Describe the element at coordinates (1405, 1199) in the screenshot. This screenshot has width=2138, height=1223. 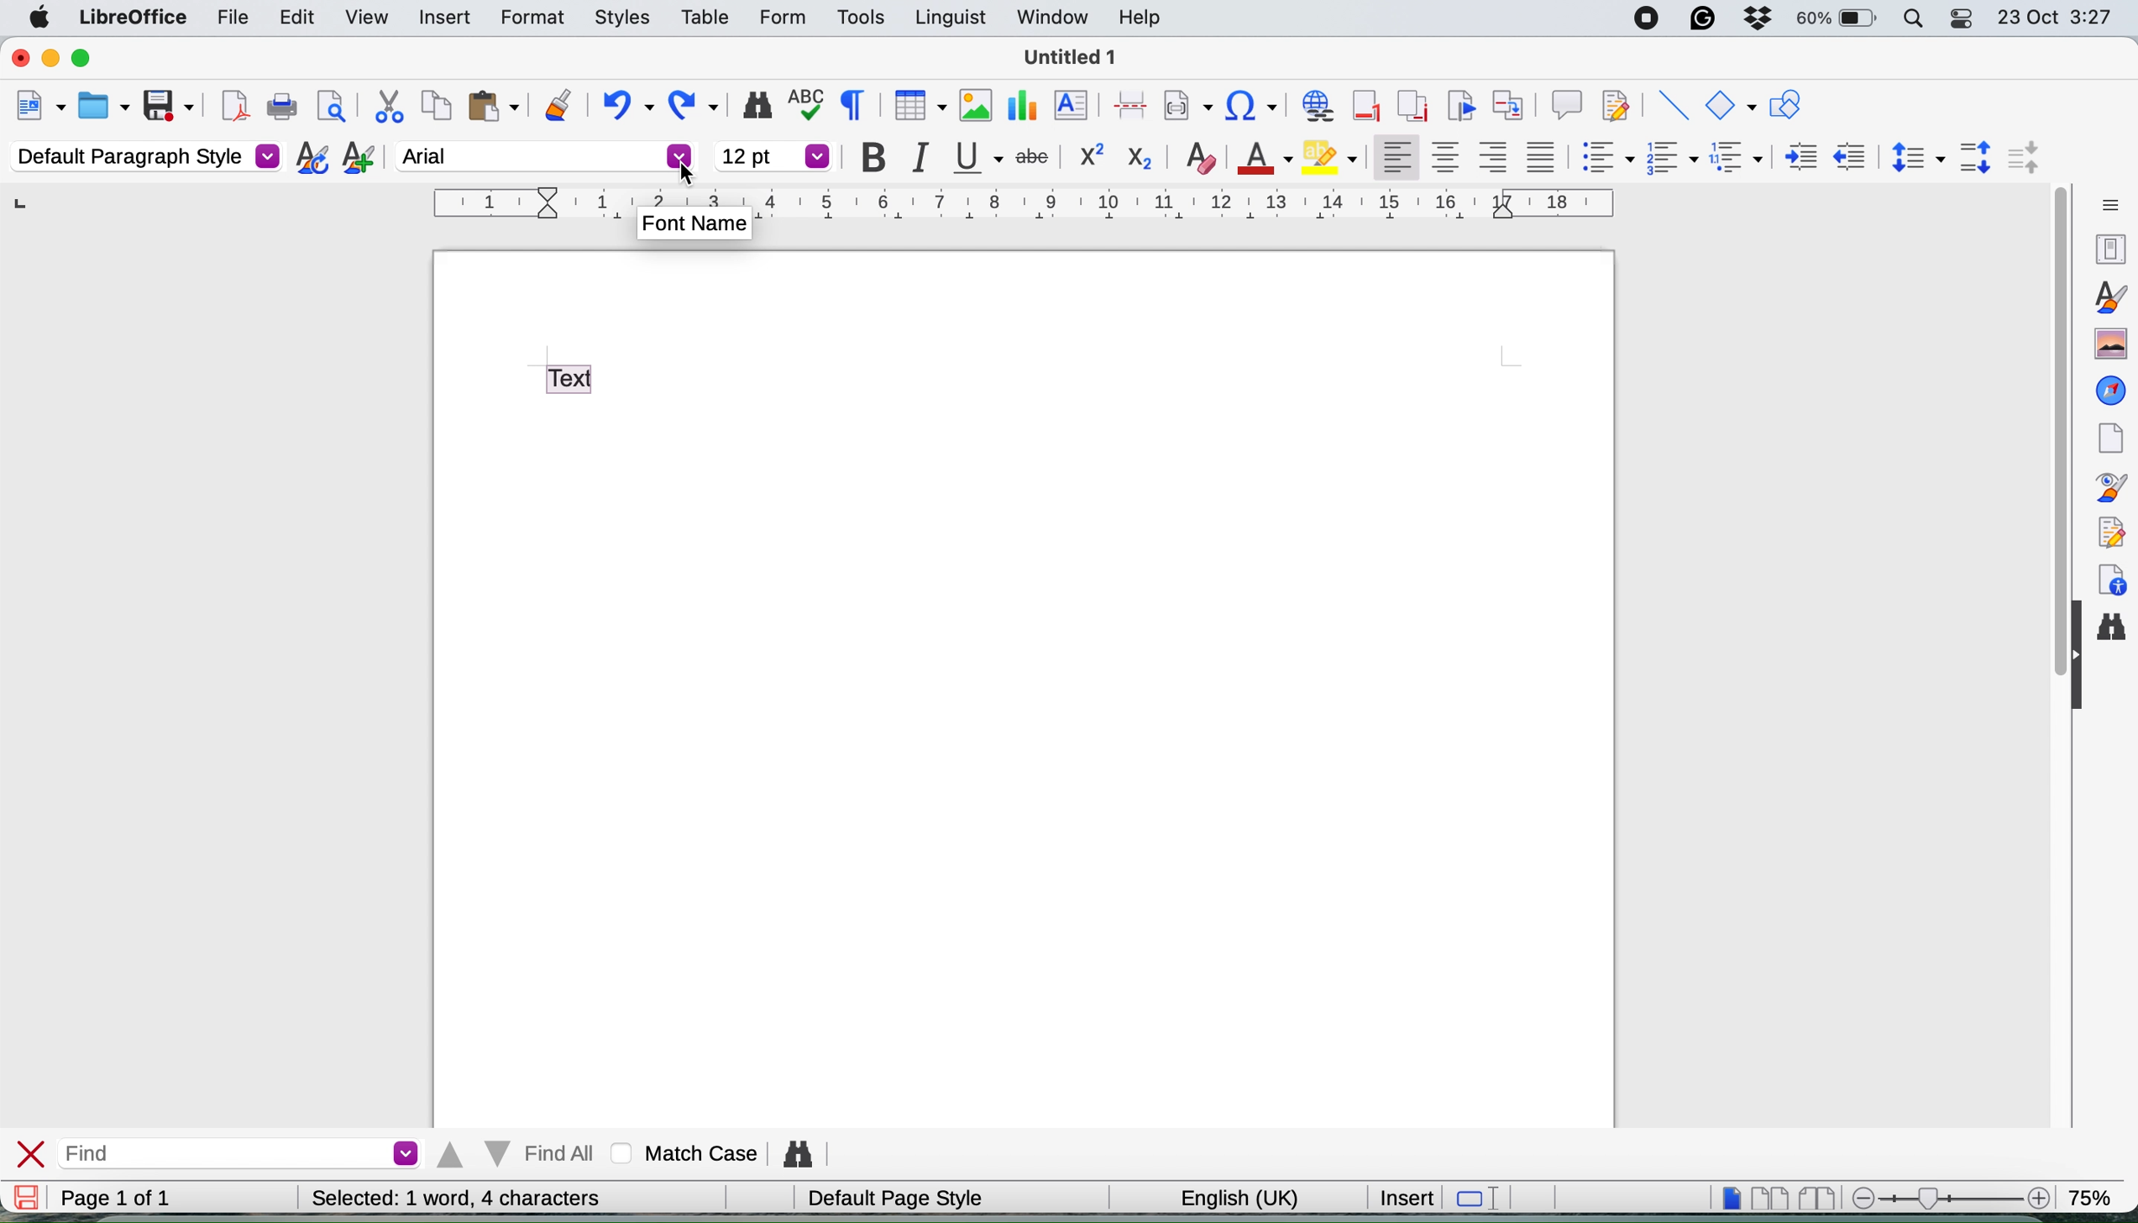
I see `insert` at that location.